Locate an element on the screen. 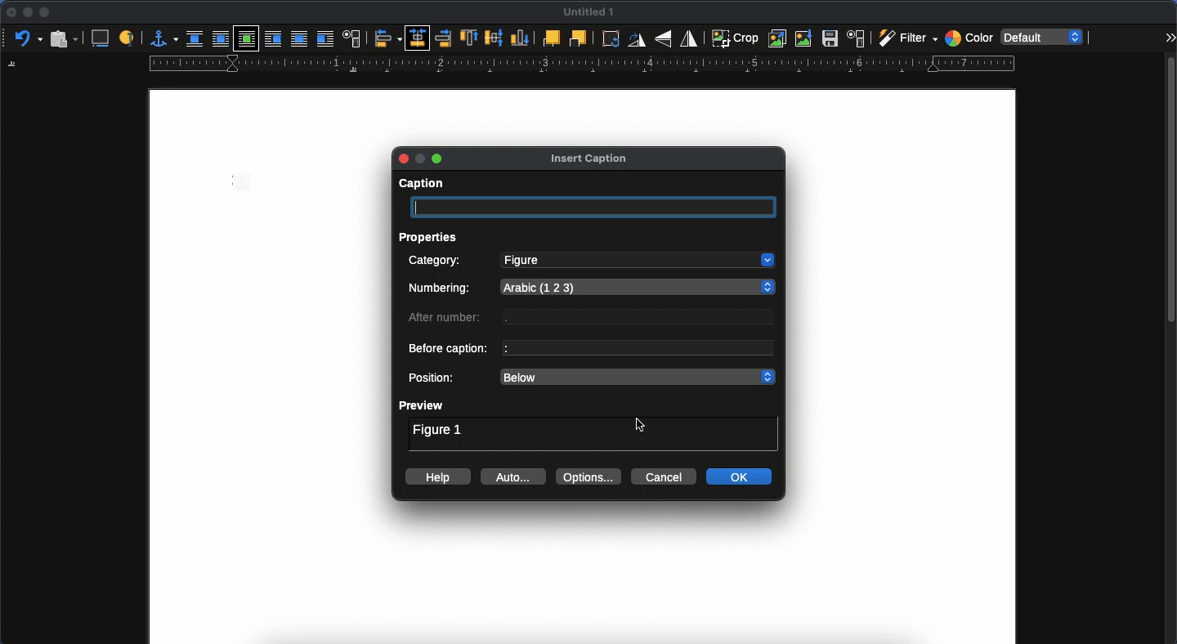  expand is located at coordinates (1170, 37).